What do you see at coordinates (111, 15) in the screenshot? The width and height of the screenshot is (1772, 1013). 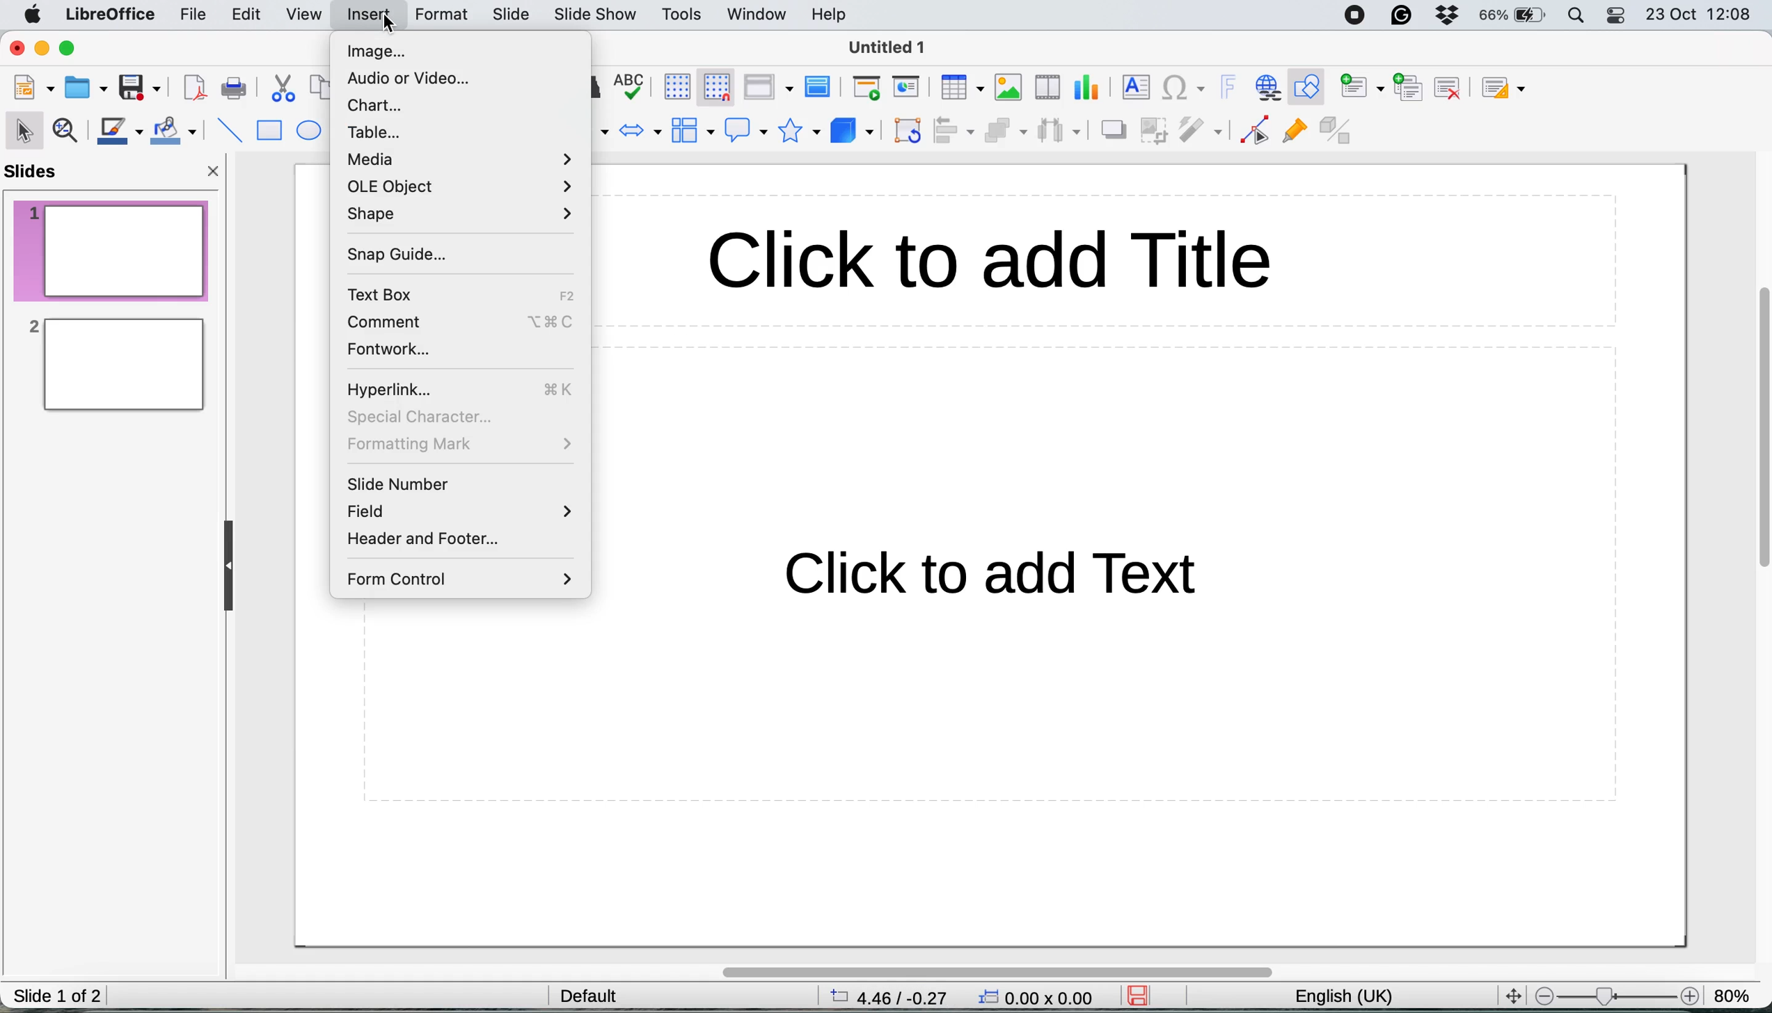 I see `libreoffice` at bounding box center [111, 15].